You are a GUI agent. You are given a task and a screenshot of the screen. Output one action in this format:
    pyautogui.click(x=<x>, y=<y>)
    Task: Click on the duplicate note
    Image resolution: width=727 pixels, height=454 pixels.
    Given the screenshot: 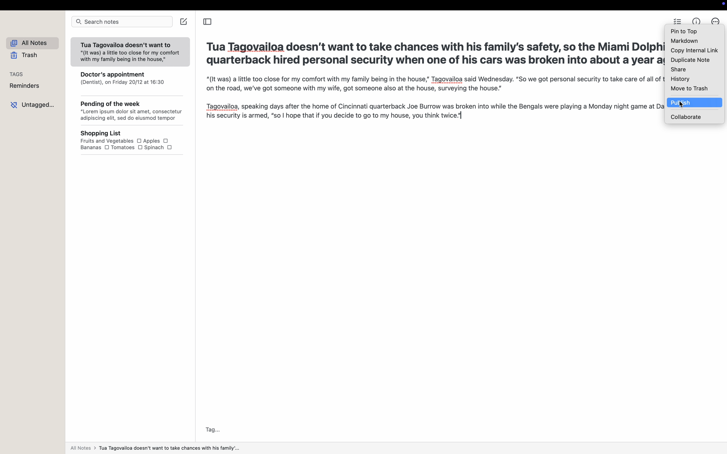 What is the action you would take?
    pyautogui.click(x=690, y=61)
    